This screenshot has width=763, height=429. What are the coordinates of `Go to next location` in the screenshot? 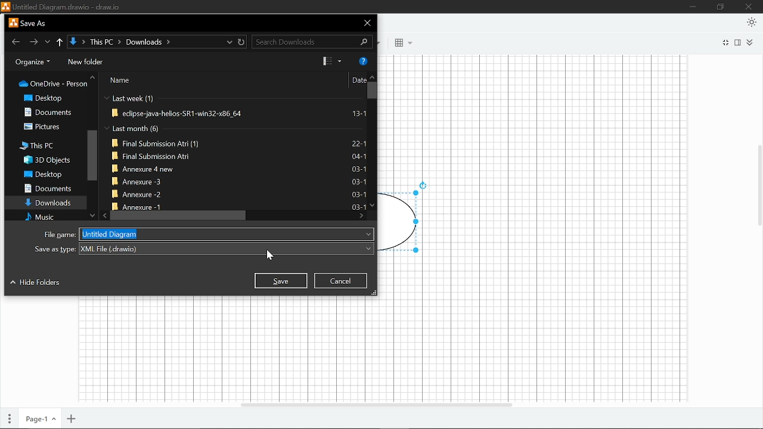 It's located at (33, 42).